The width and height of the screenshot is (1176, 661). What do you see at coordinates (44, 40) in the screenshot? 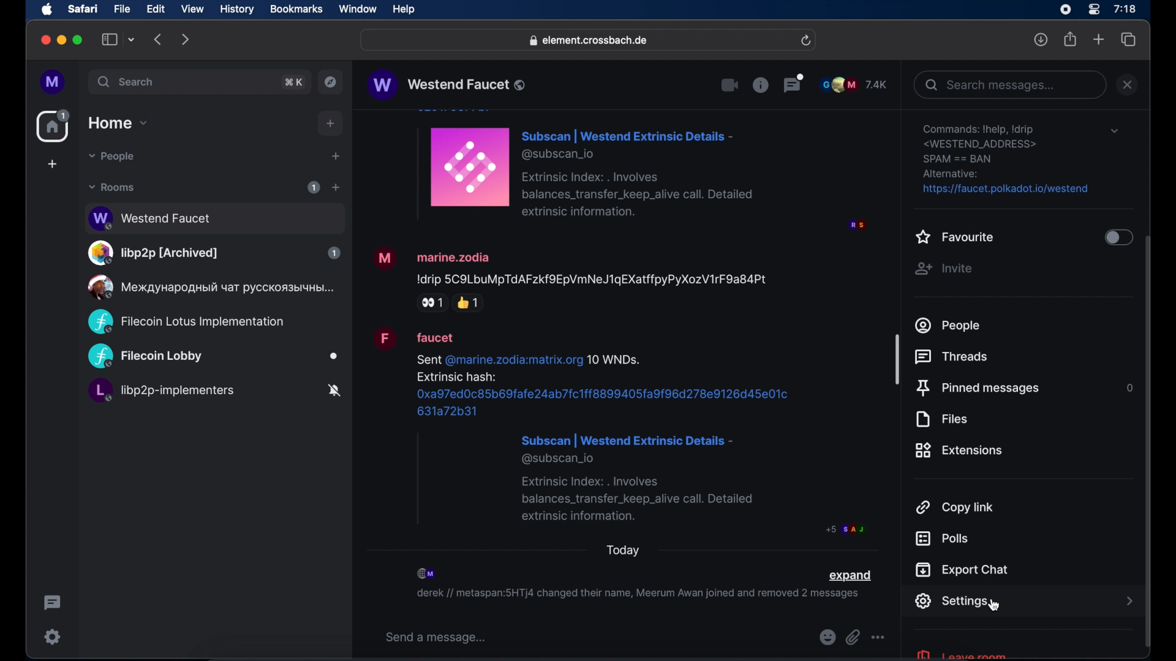
I see `close` at bounding box center [44, 40].